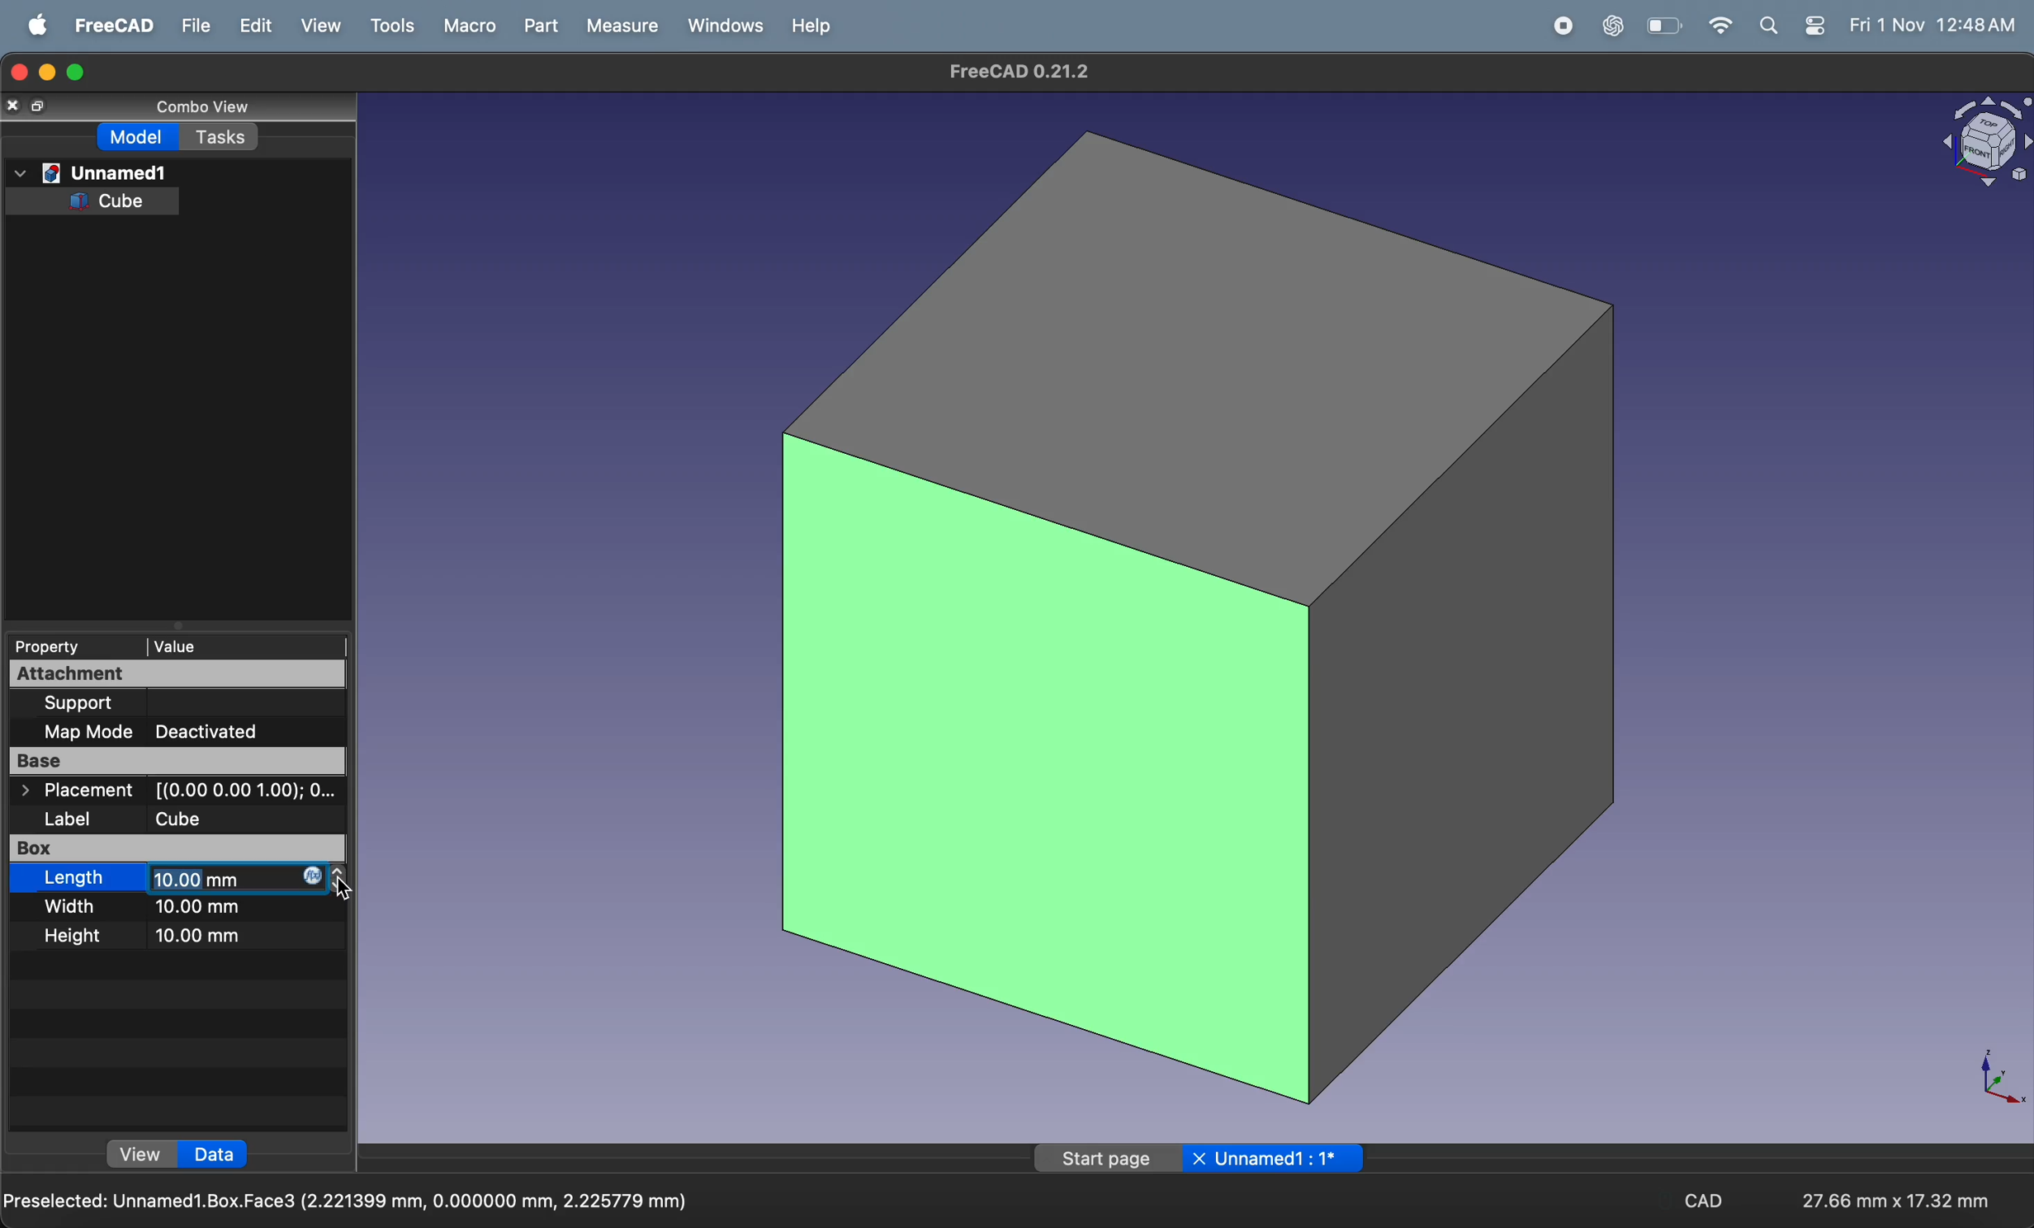 The height and width of the screenshot is (1228, 2034). I want to click on closing window, so click(18, 74).